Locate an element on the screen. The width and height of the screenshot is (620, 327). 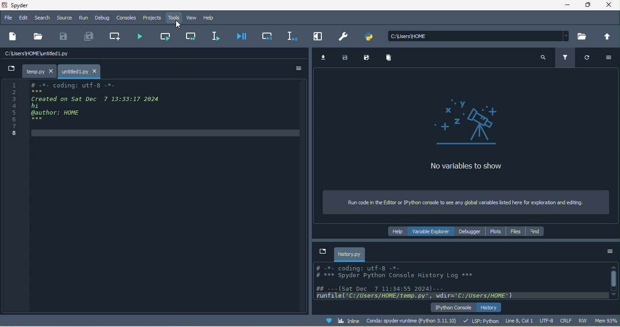
save is located at coordinates (347, 58).